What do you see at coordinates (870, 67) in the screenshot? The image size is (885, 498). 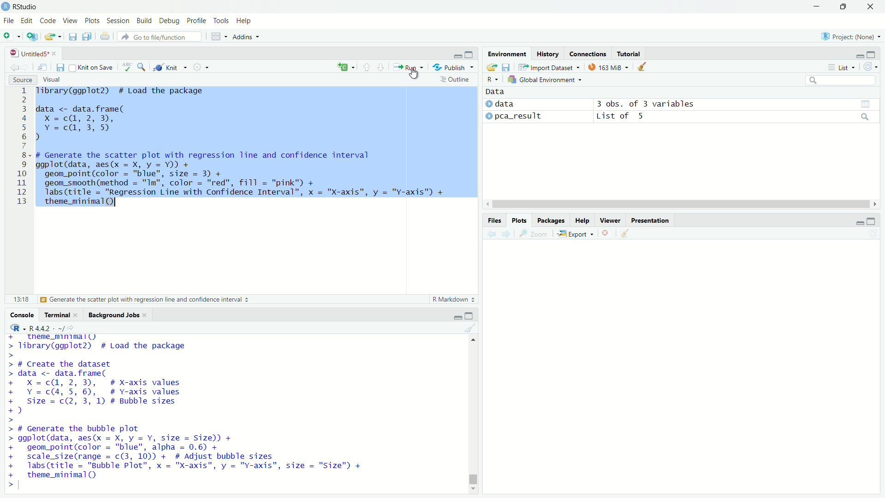 I see `Refresh the list of objects in the environment` at bounding box center [870, 67].